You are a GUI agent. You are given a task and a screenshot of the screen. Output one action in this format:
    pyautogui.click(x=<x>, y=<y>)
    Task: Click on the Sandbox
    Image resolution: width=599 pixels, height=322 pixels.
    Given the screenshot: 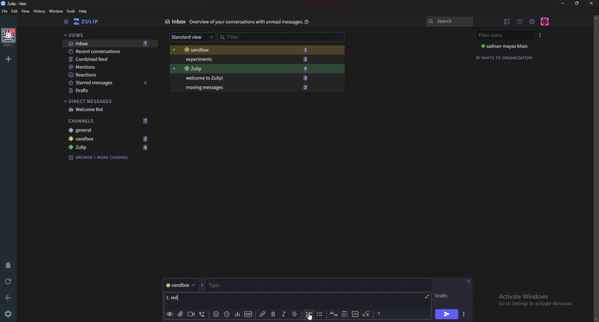 What is the action you would take?
    pyautogui.click(x=246, y=50)
    